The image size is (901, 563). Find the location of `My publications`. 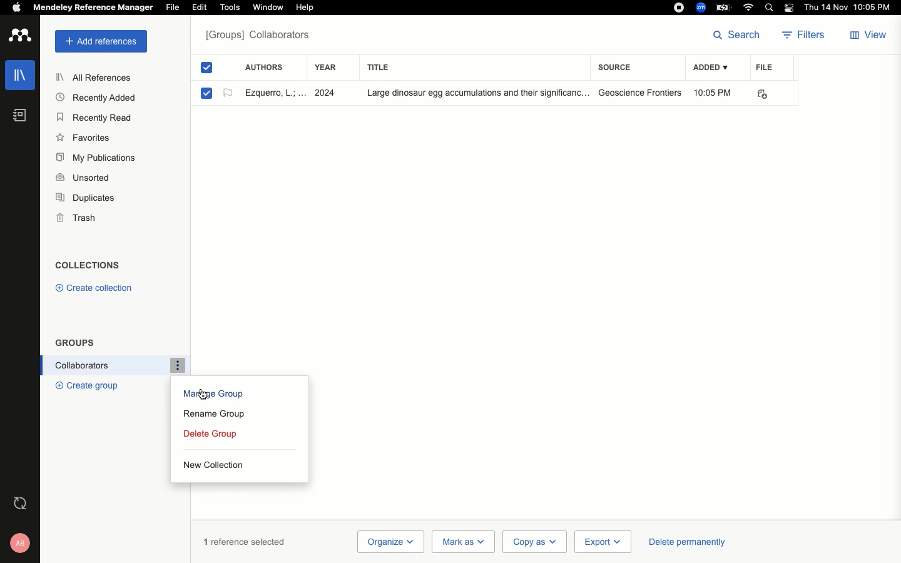

My publications is located at coordinates (100, 159).